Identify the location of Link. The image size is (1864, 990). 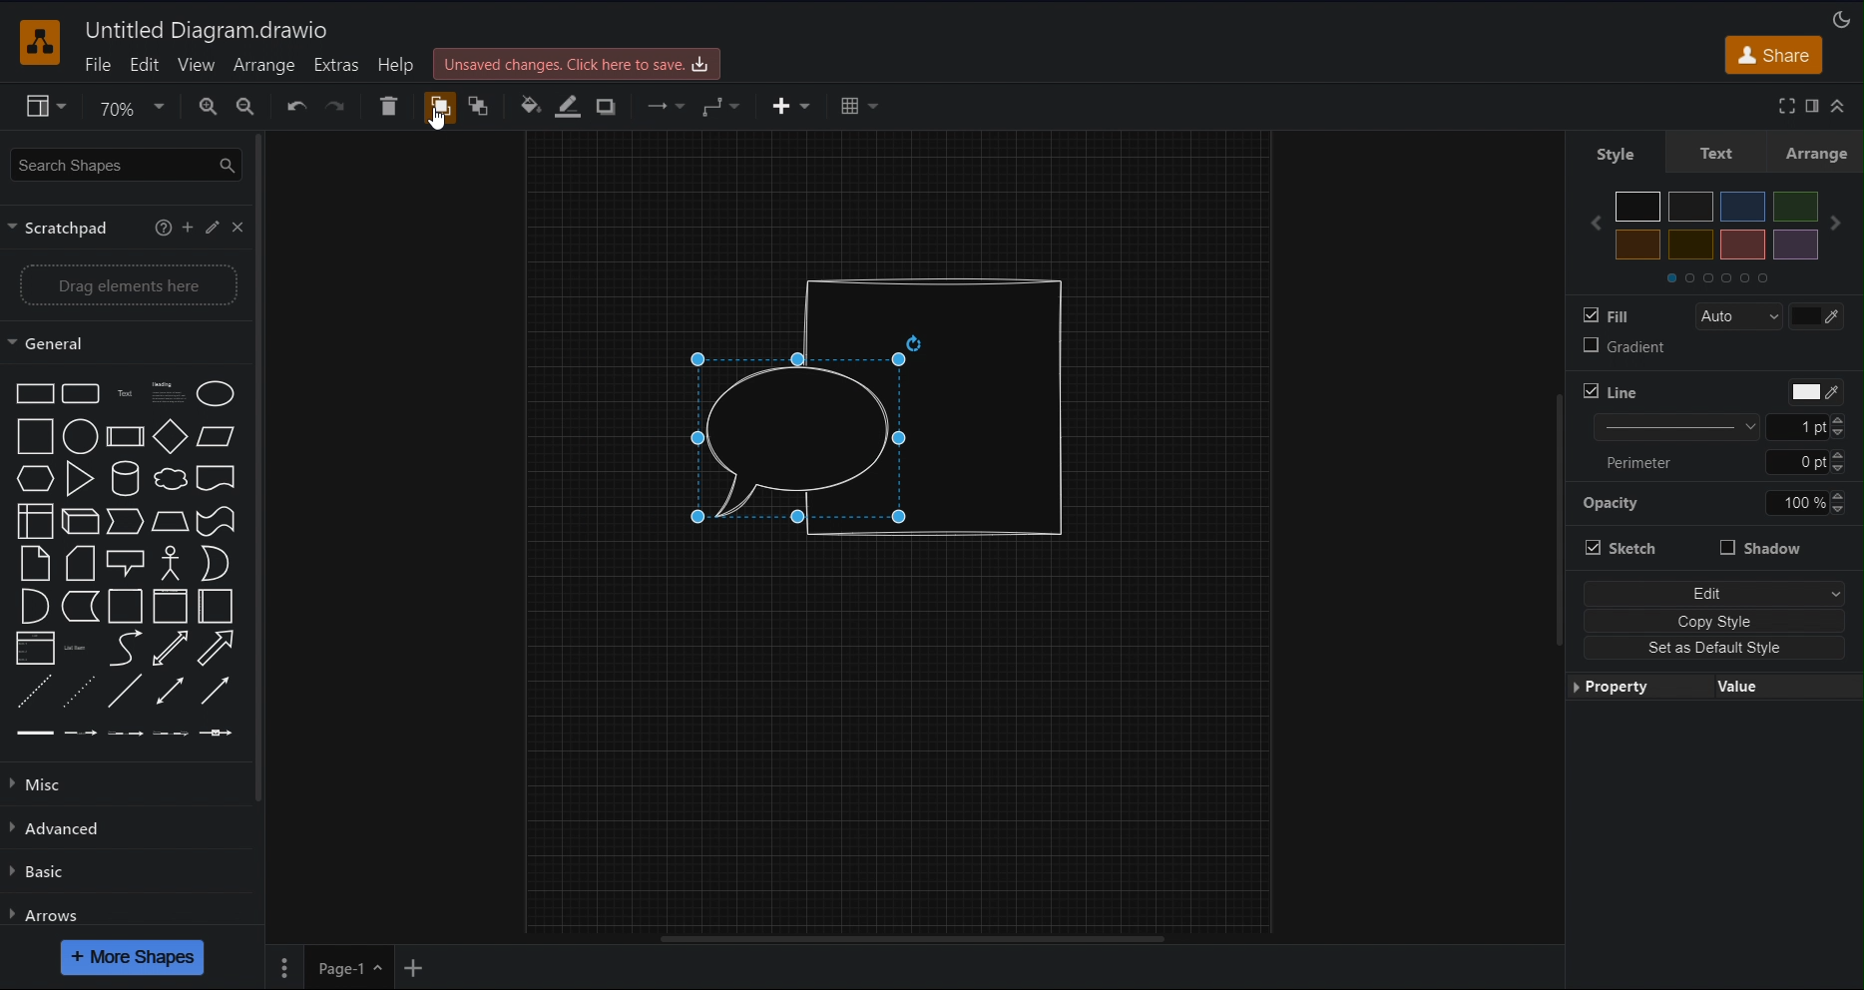
(36, 648).